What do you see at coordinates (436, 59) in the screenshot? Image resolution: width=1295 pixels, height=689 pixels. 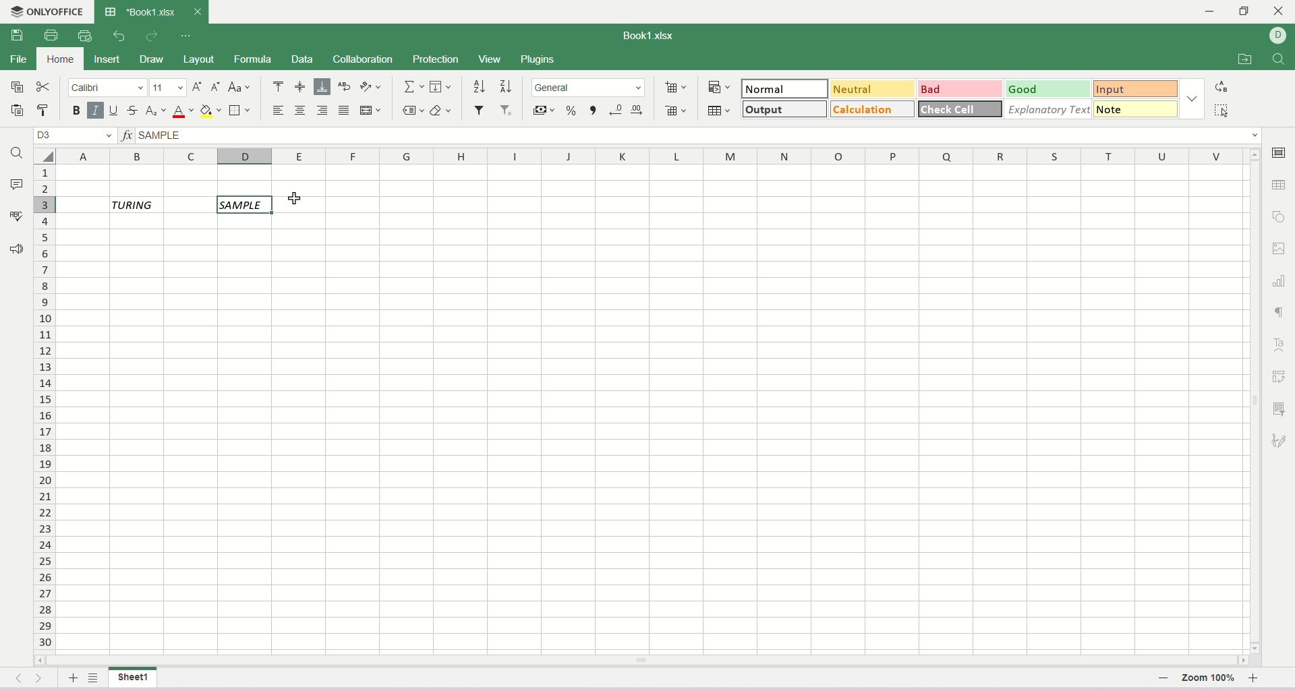 I see `protection` at bounding box center [436, 59].